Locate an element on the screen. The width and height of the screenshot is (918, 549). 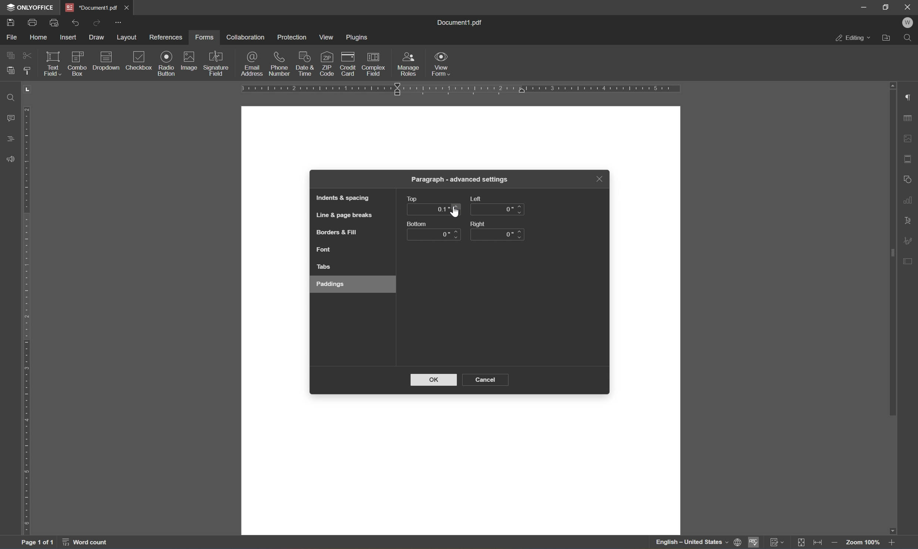
copy style is located at coordinates (27, 71).